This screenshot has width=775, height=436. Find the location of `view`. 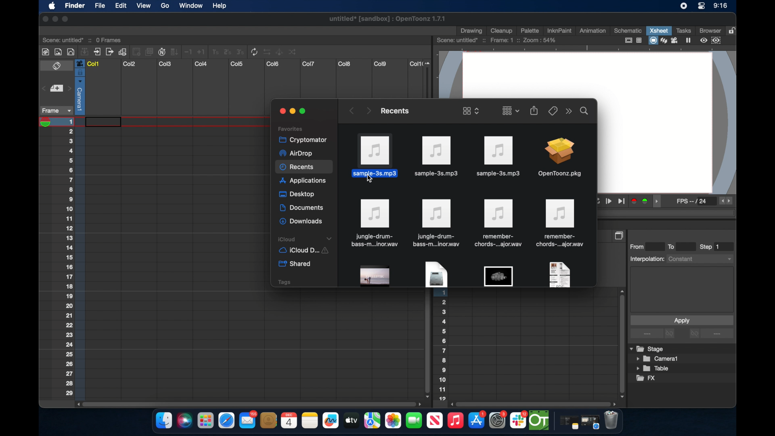

view is located at coordinates (143, 6).